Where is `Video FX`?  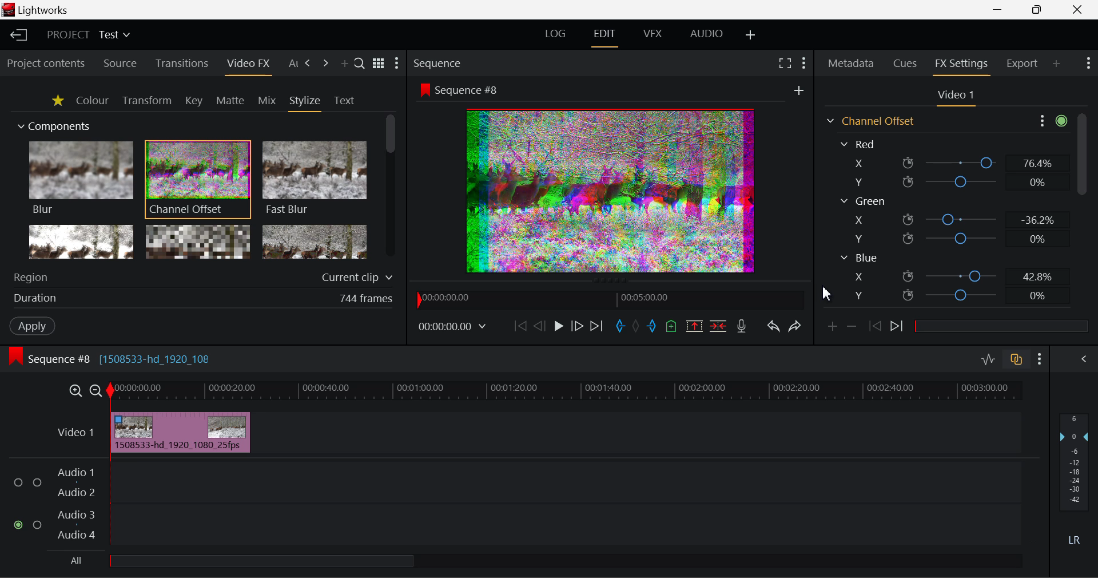
Video FX is located at coordinates (248, 66).